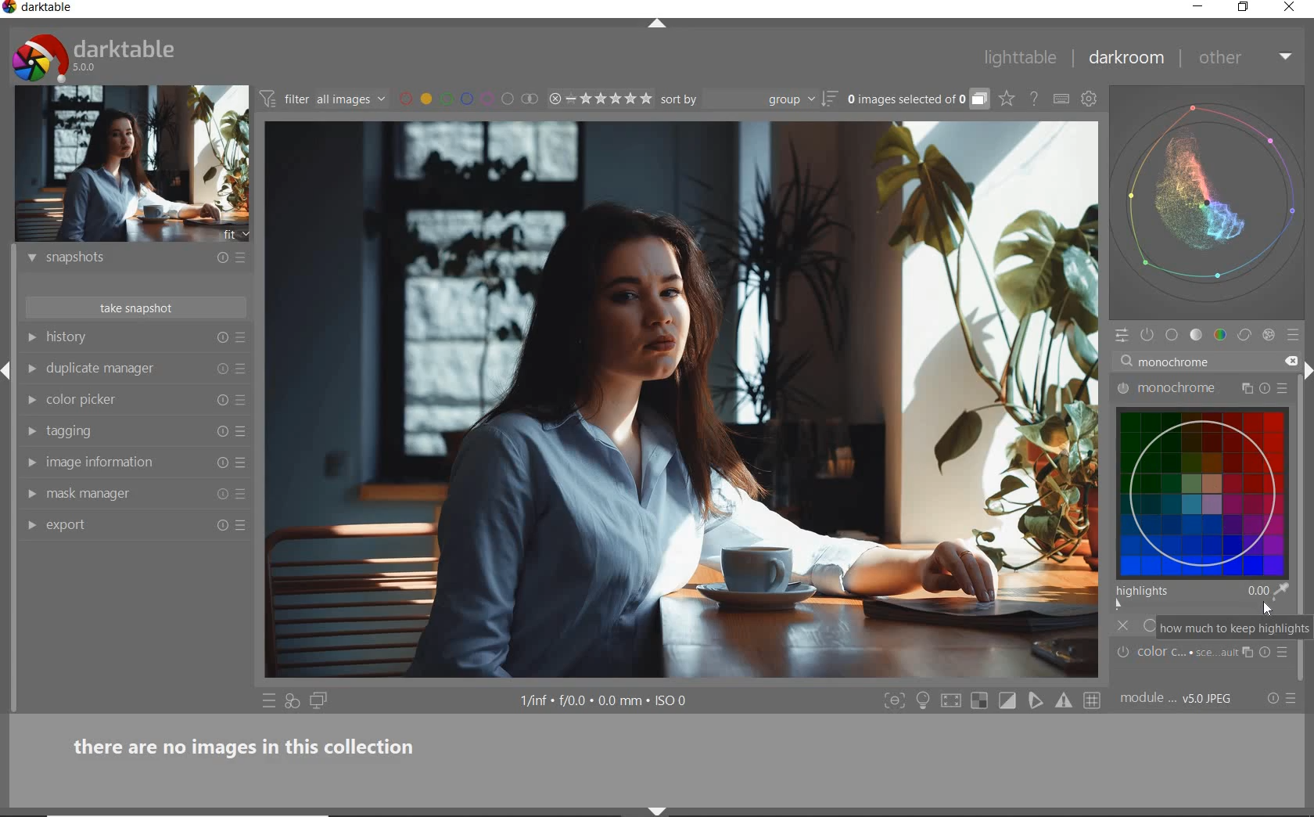  Describe the element at coordinates (658, 811) in the screenshot. I see `shift+ctrl+b` at that location.